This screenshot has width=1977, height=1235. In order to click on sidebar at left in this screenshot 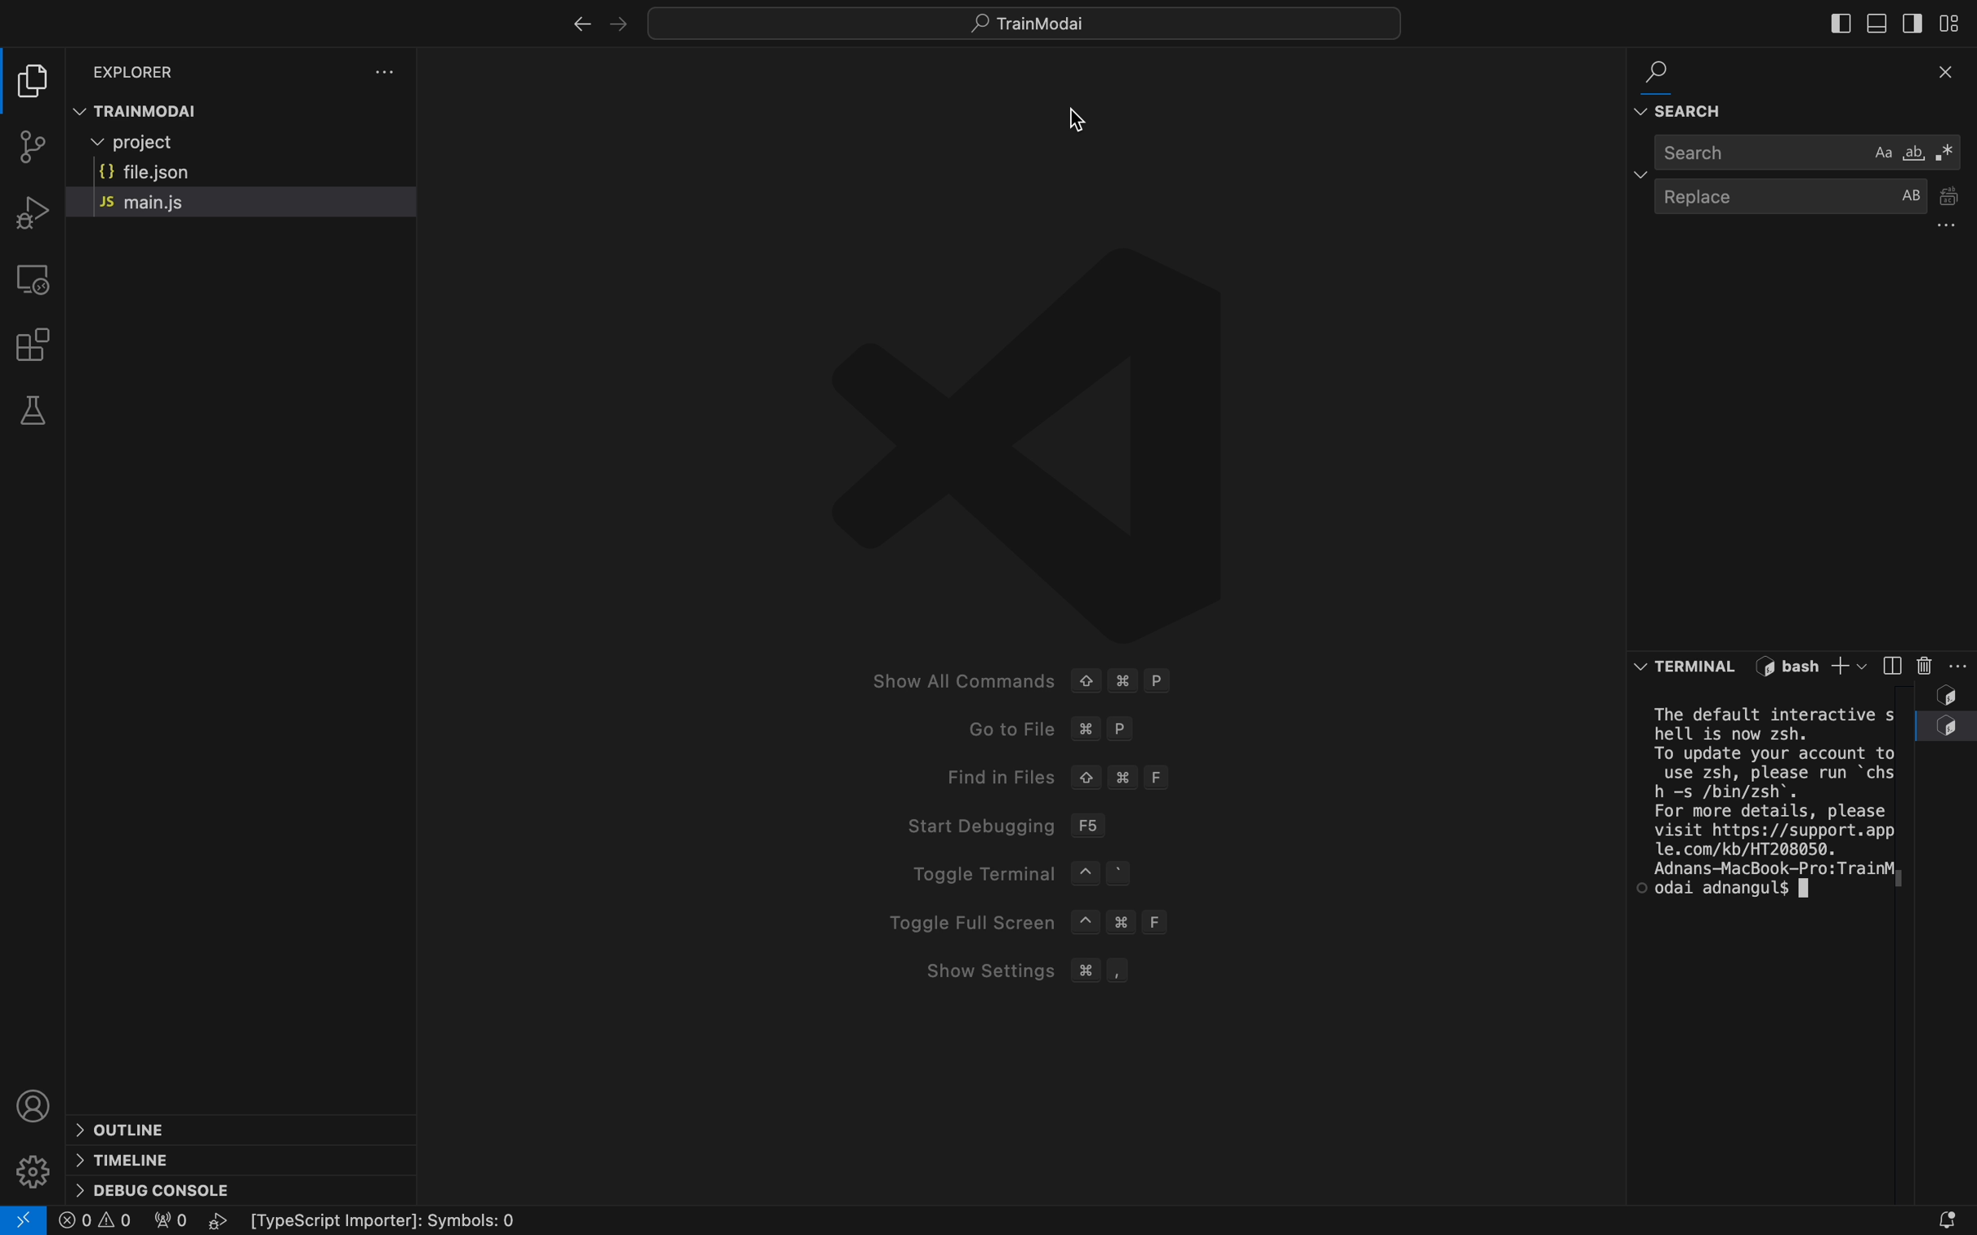, I will do `click(1838, 24)`.